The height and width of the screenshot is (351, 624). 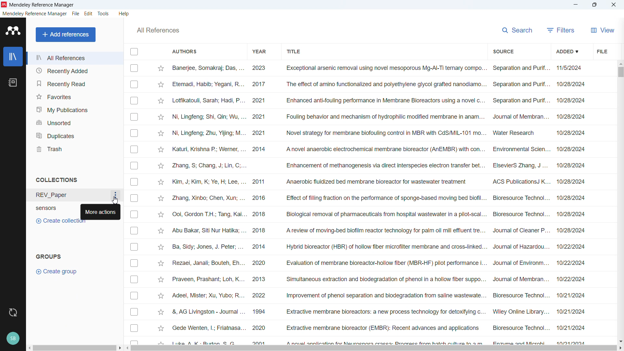 I want to click on Rezaei, Janali; Bouteh, Eh... 2020 Evaluation of membrane bioreactor-hollow fiber (MBR-HF) pilot performance i... Journal of Environm... 10/22/2024, so click(x=378, y=263).